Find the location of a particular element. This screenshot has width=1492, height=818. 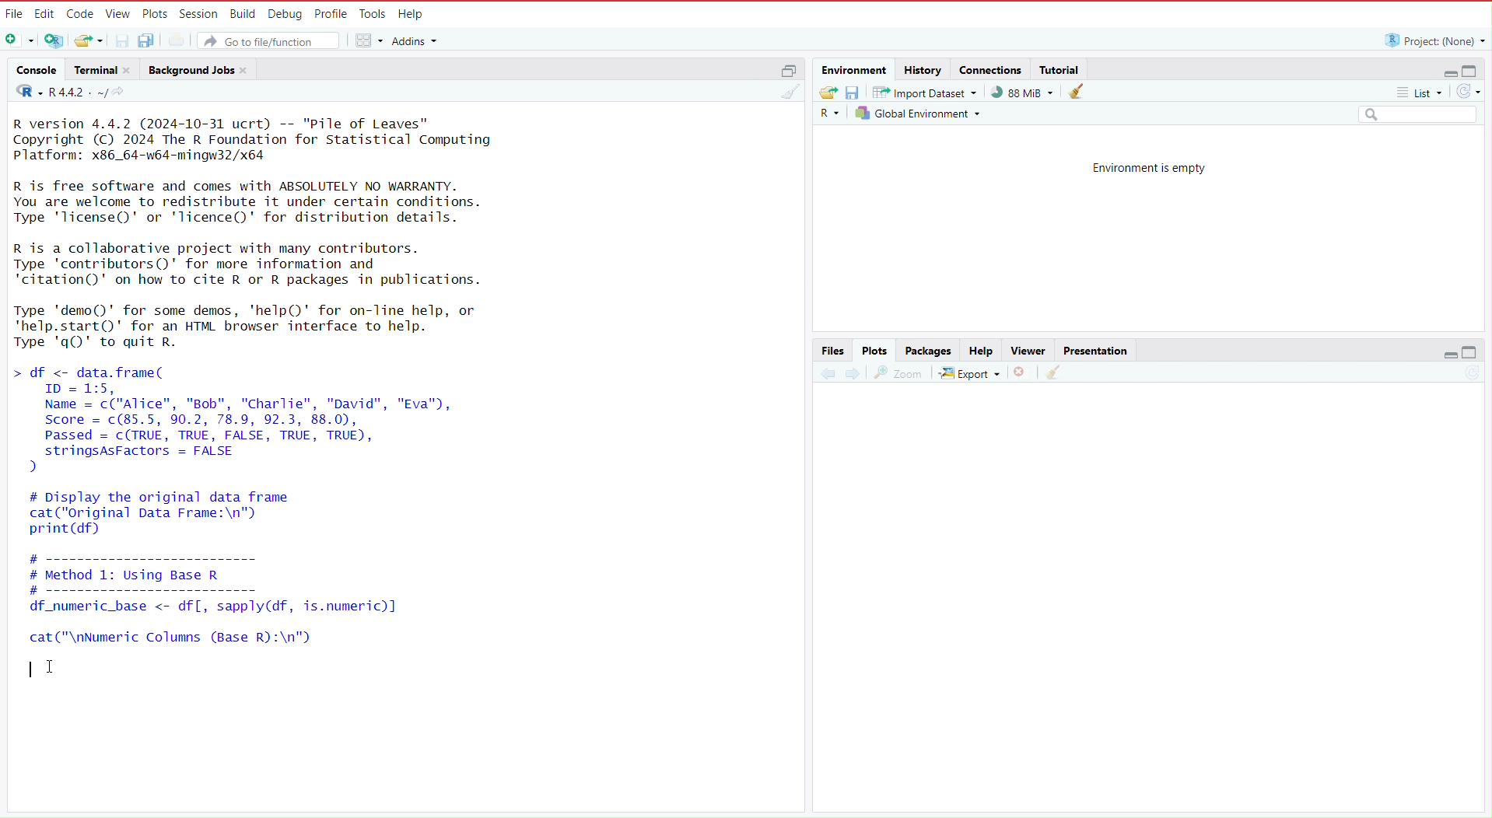

maximize is located at coordinates (786, 68).